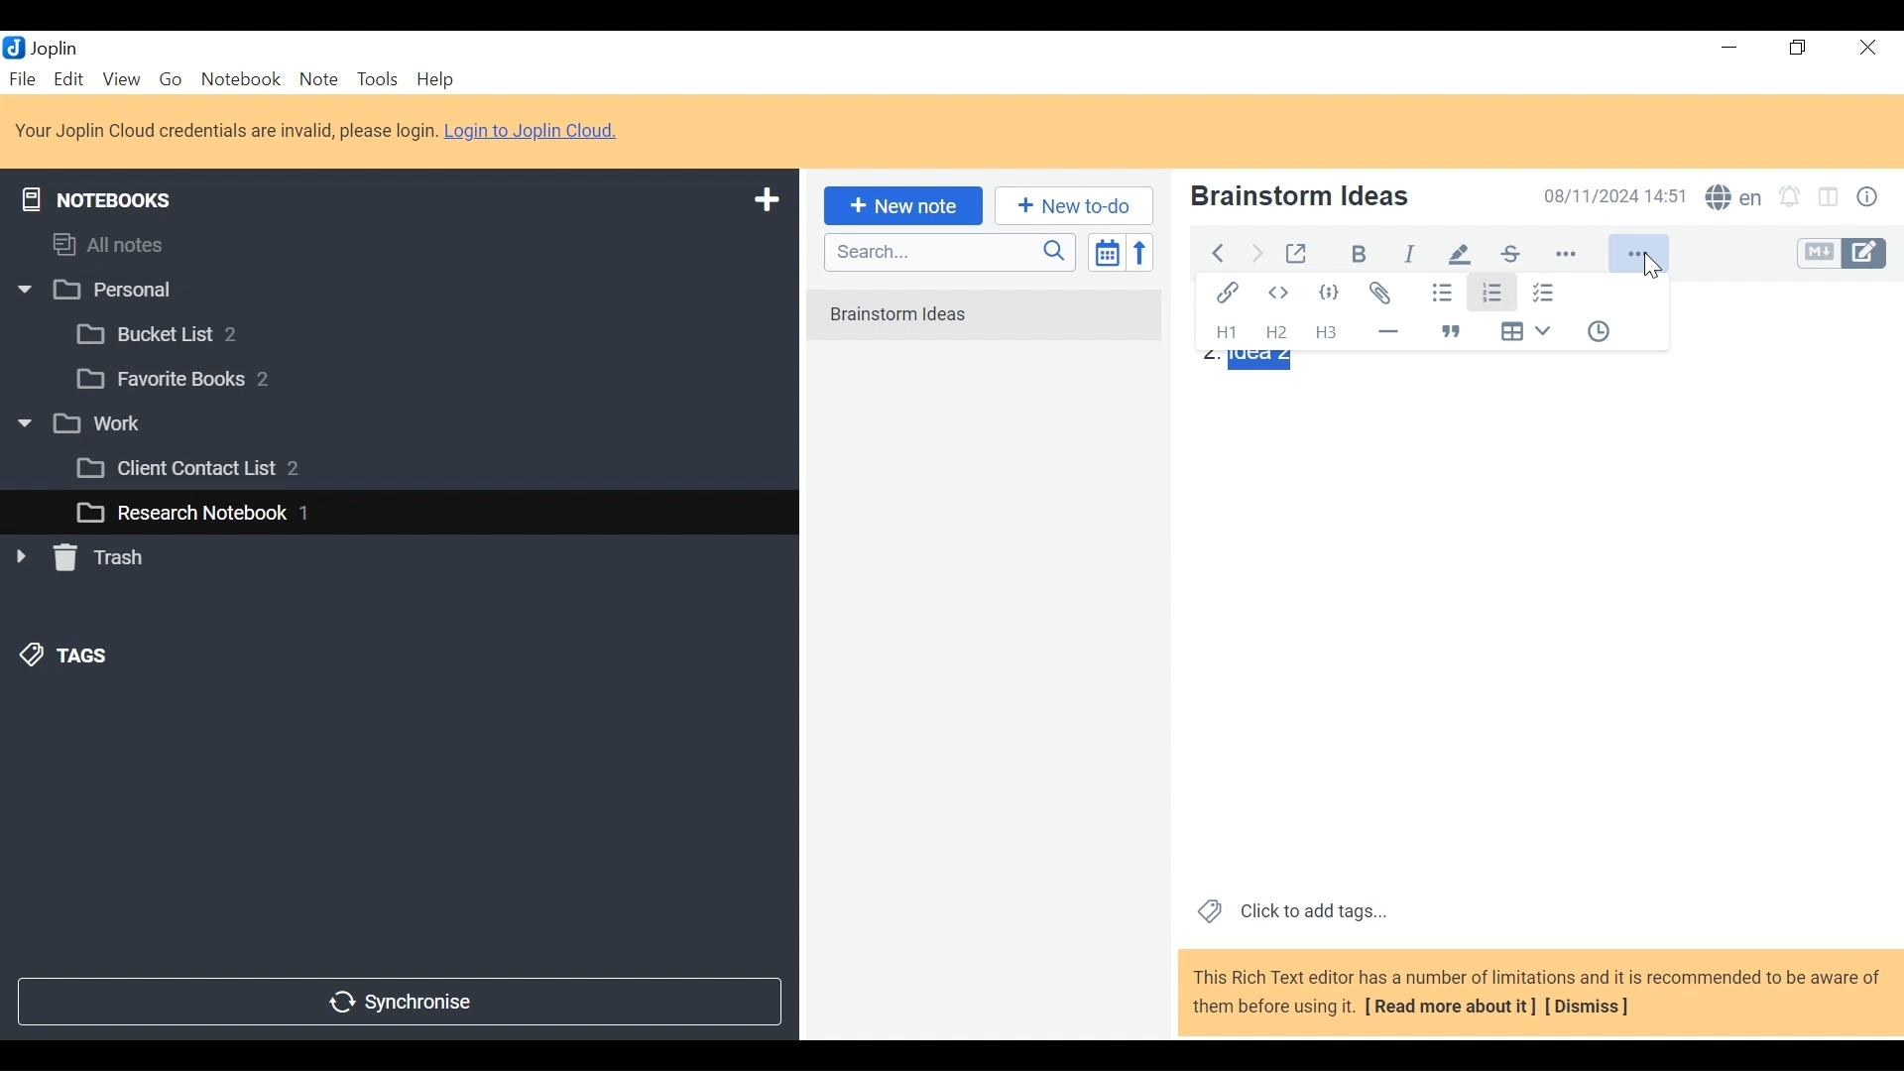 The image size is (1904, 1071). What do you see at coordinates (1217, 250) in the screenshot?
I see `Back` at bounding box center [1217, 250].